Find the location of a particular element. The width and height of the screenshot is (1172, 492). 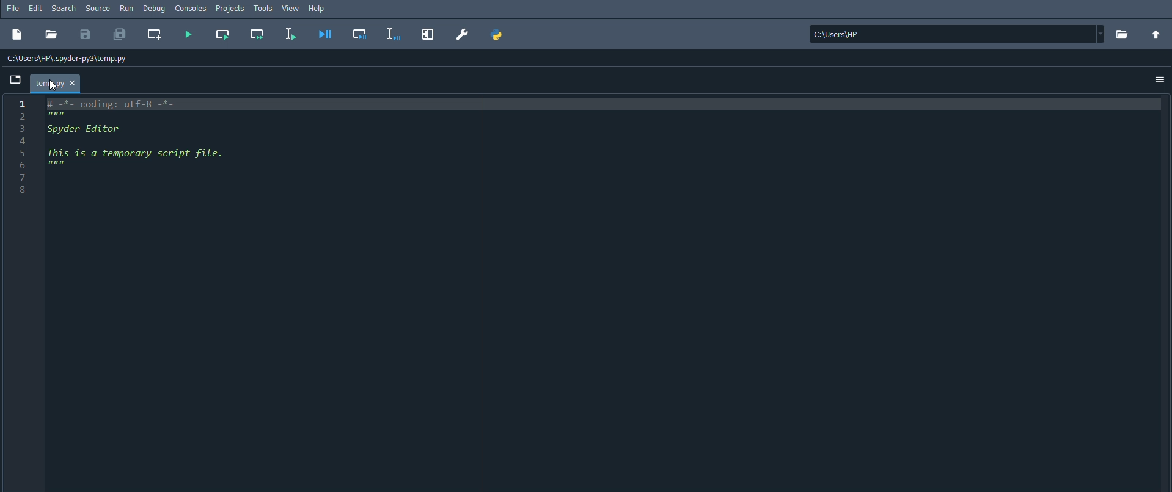

Spyder Editor This is a temporary script file is located at coordinates (146, 147).